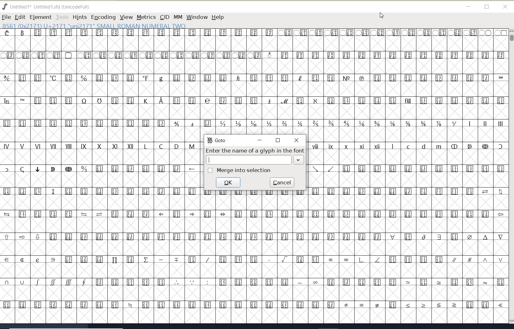 This screenshot has height=329, width=514. Describe the element at coordinates (354, 259) in the screenshot. I see `GLYPHY CHARACTERS & NUMBERS` at that location.